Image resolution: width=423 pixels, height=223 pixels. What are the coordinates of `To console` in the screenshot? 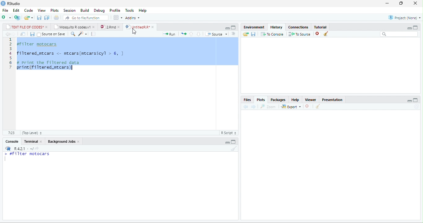 It's located at (272, 34).